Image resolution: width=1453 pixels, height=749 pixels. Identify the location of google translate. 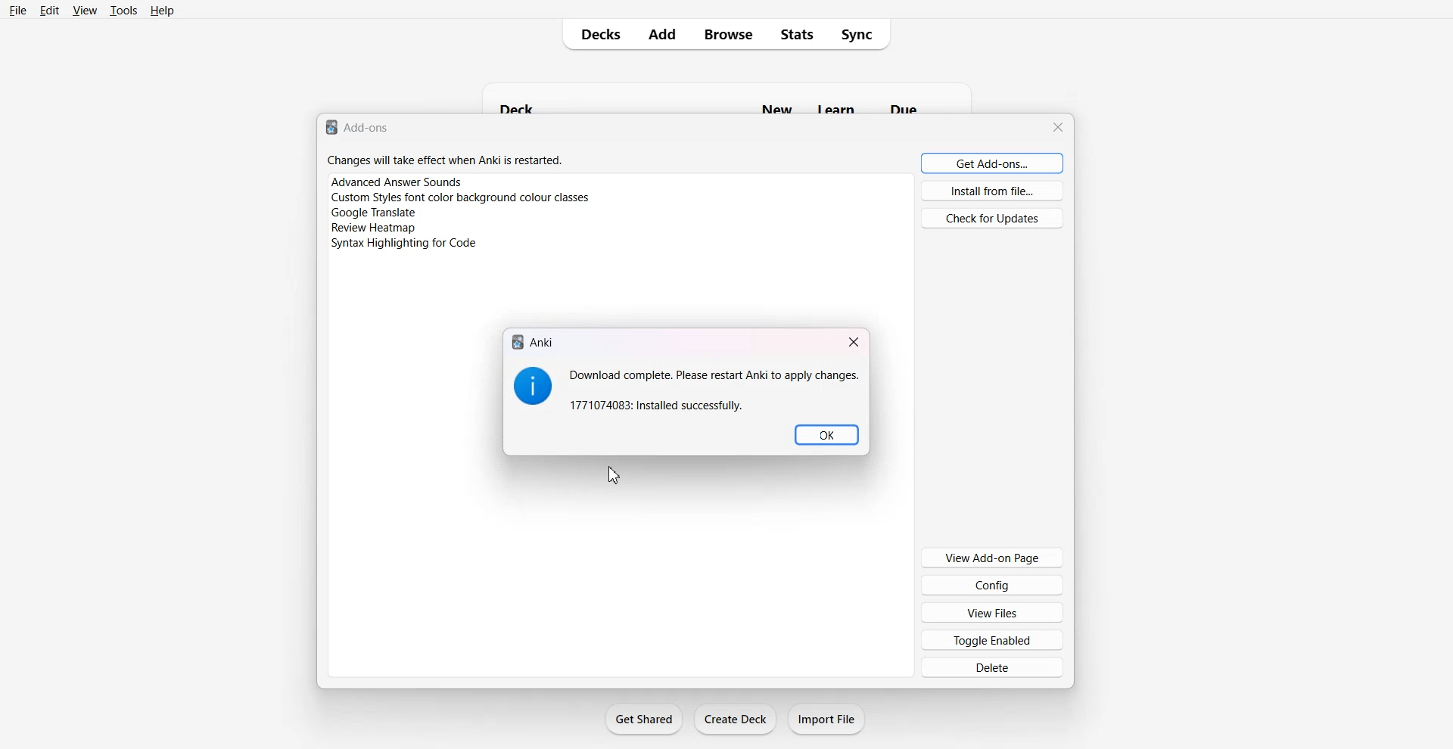
(372, 213).